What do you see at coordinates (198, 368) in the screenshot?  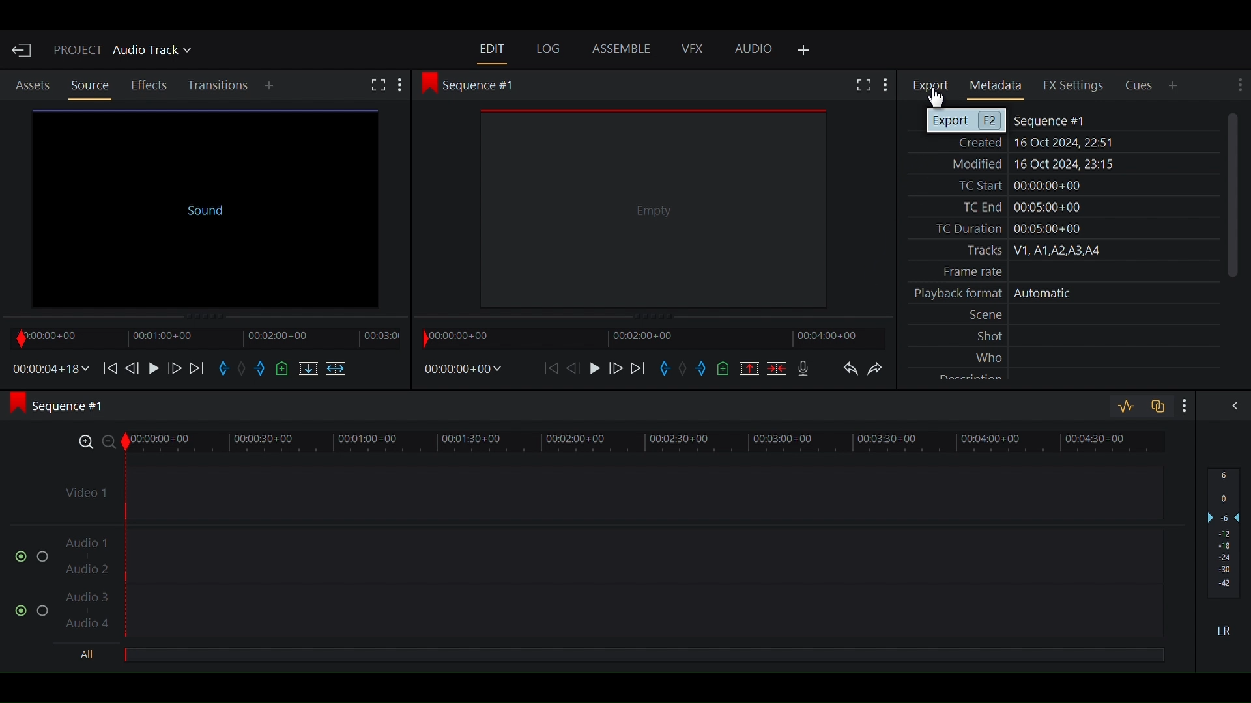 I see `Move Forward` at bounding box center [198, 368].